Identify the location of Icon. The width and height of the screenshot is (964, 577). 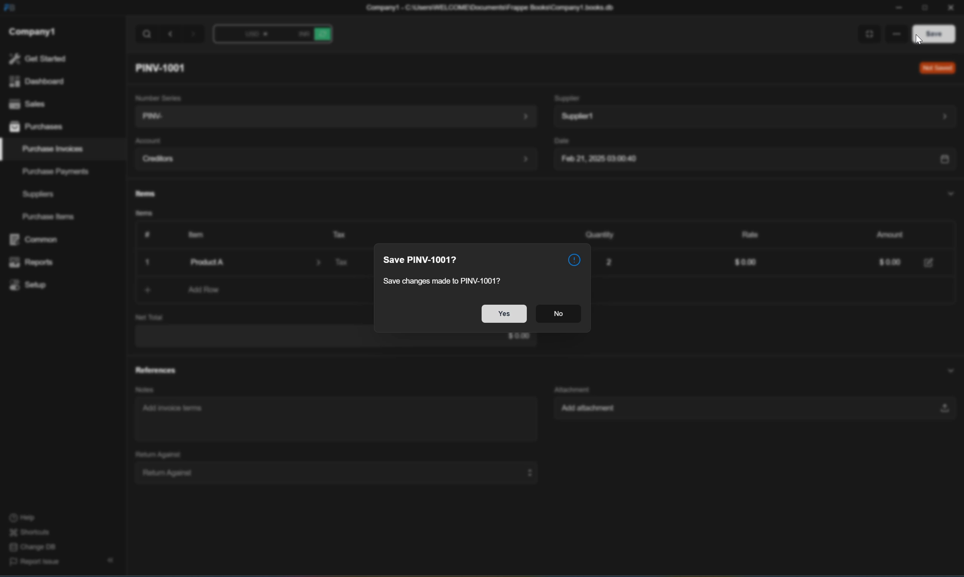
(574, 258).